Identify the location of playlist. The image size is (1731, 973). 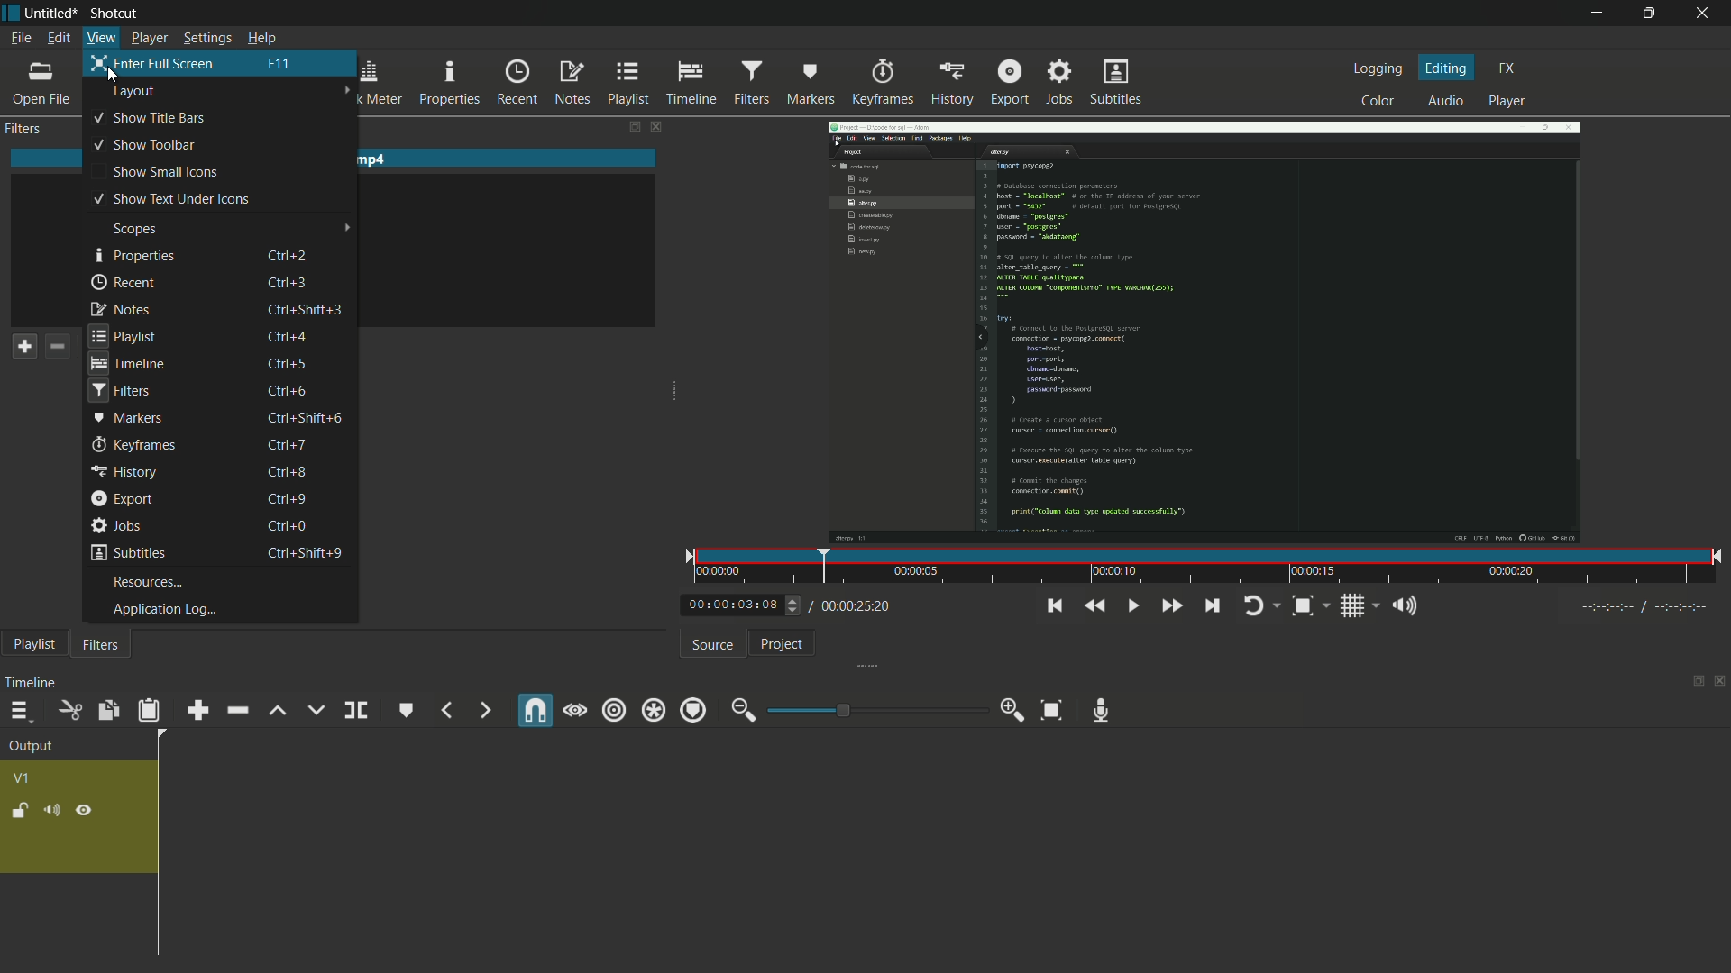
(124, 333).